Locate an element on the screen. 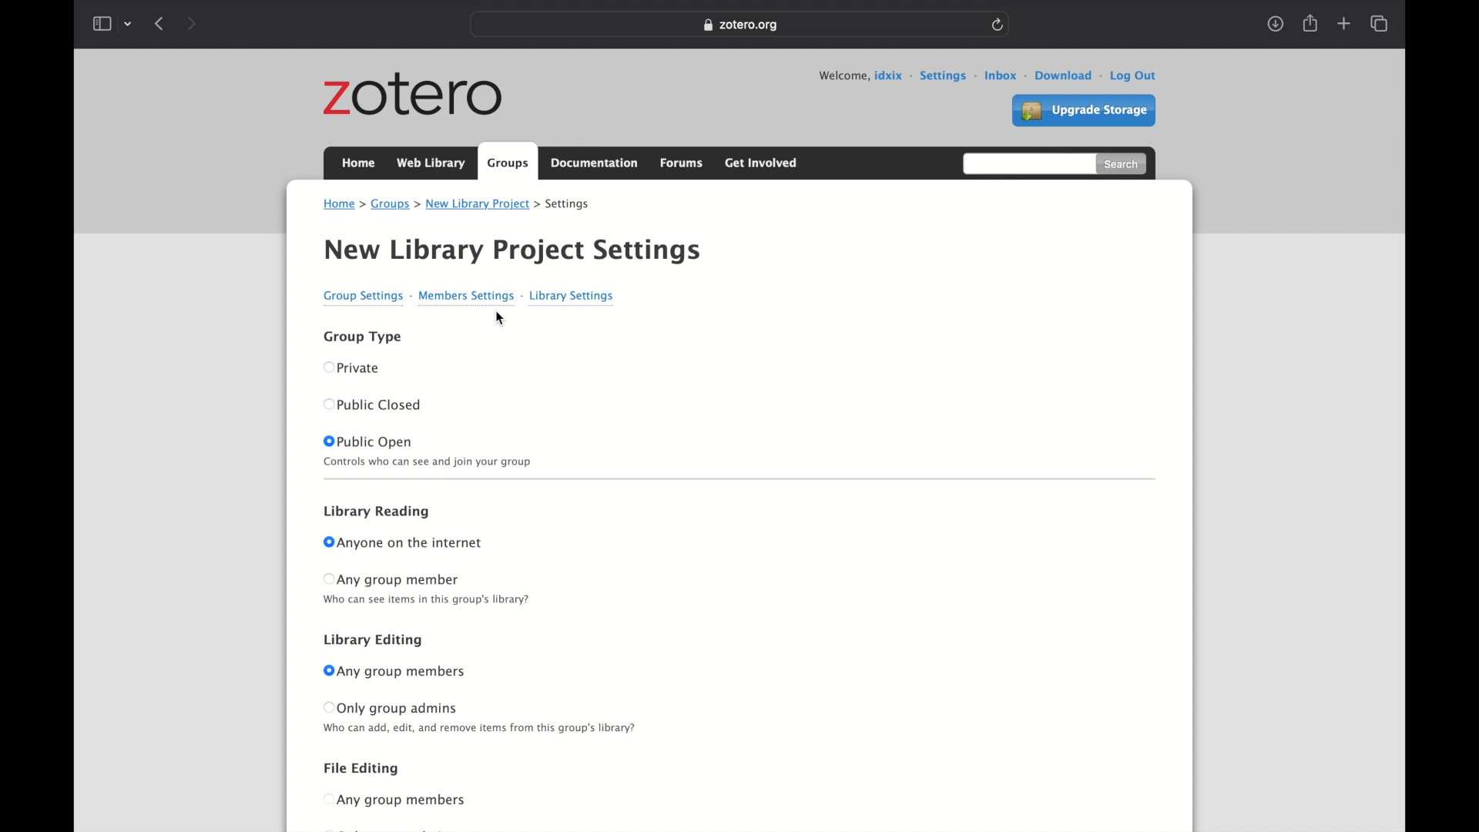 The width and height of the screenshot is (1479, 832). member settings is located at coordinates (471, 296).